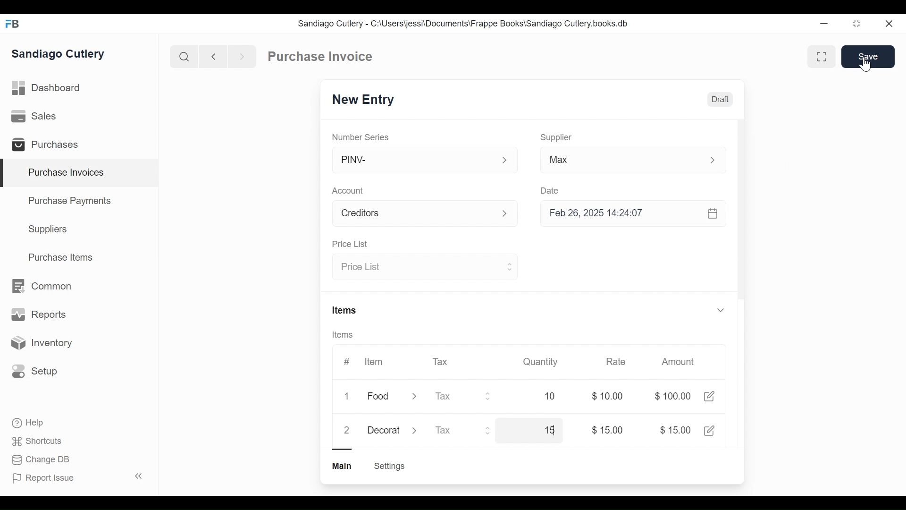  I want to click on #, so click(347, 361).